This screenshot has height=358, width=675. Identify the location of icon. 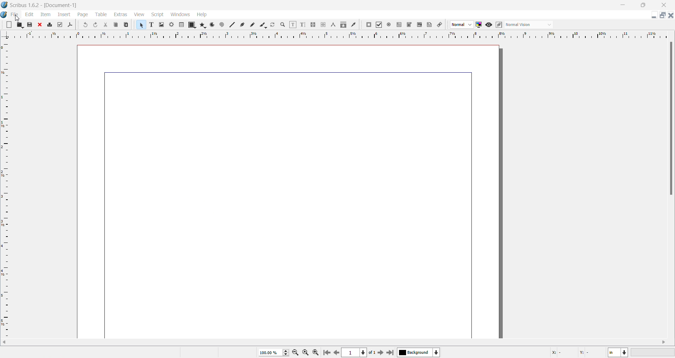
(203, 24).